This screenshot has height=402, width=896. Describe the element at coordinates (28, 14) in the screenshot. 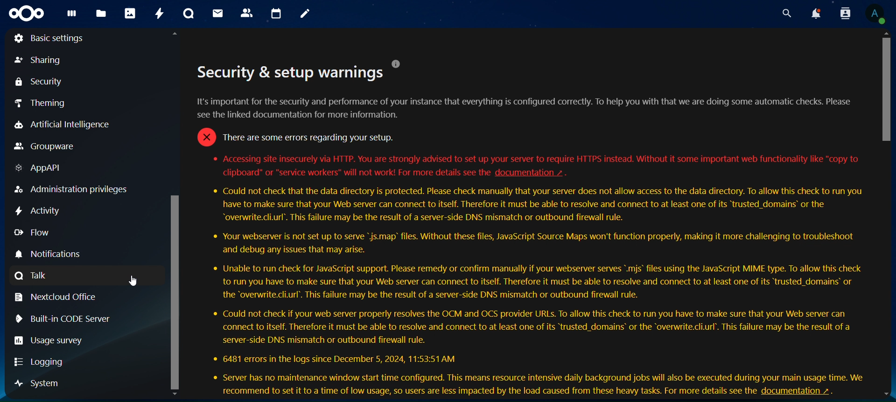

I see `icon` at that location.